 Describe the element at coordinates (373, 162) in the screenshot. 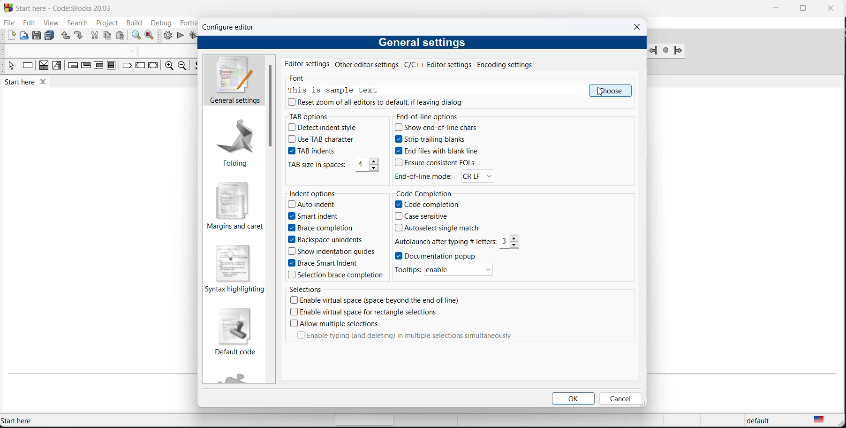

I see `increment` at that location.